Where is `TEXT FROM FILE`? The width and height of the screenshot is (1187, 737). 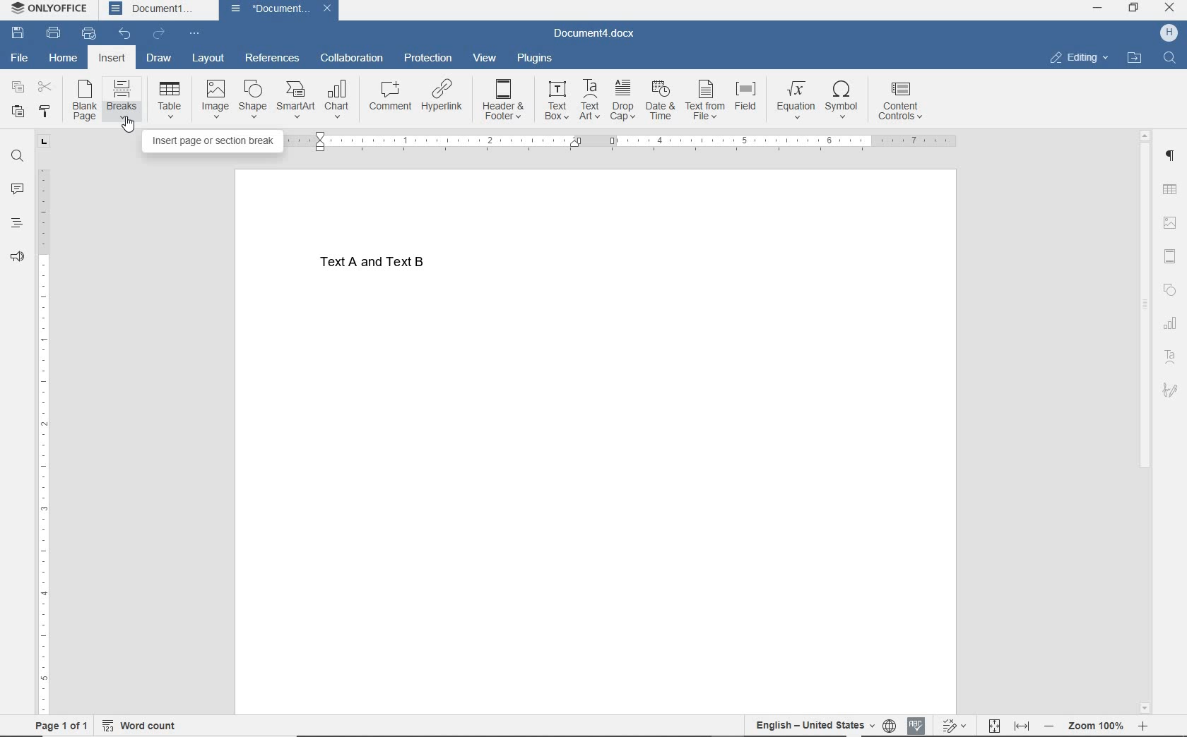 TEXT FROM FILE is located at coordinates (705, 104).